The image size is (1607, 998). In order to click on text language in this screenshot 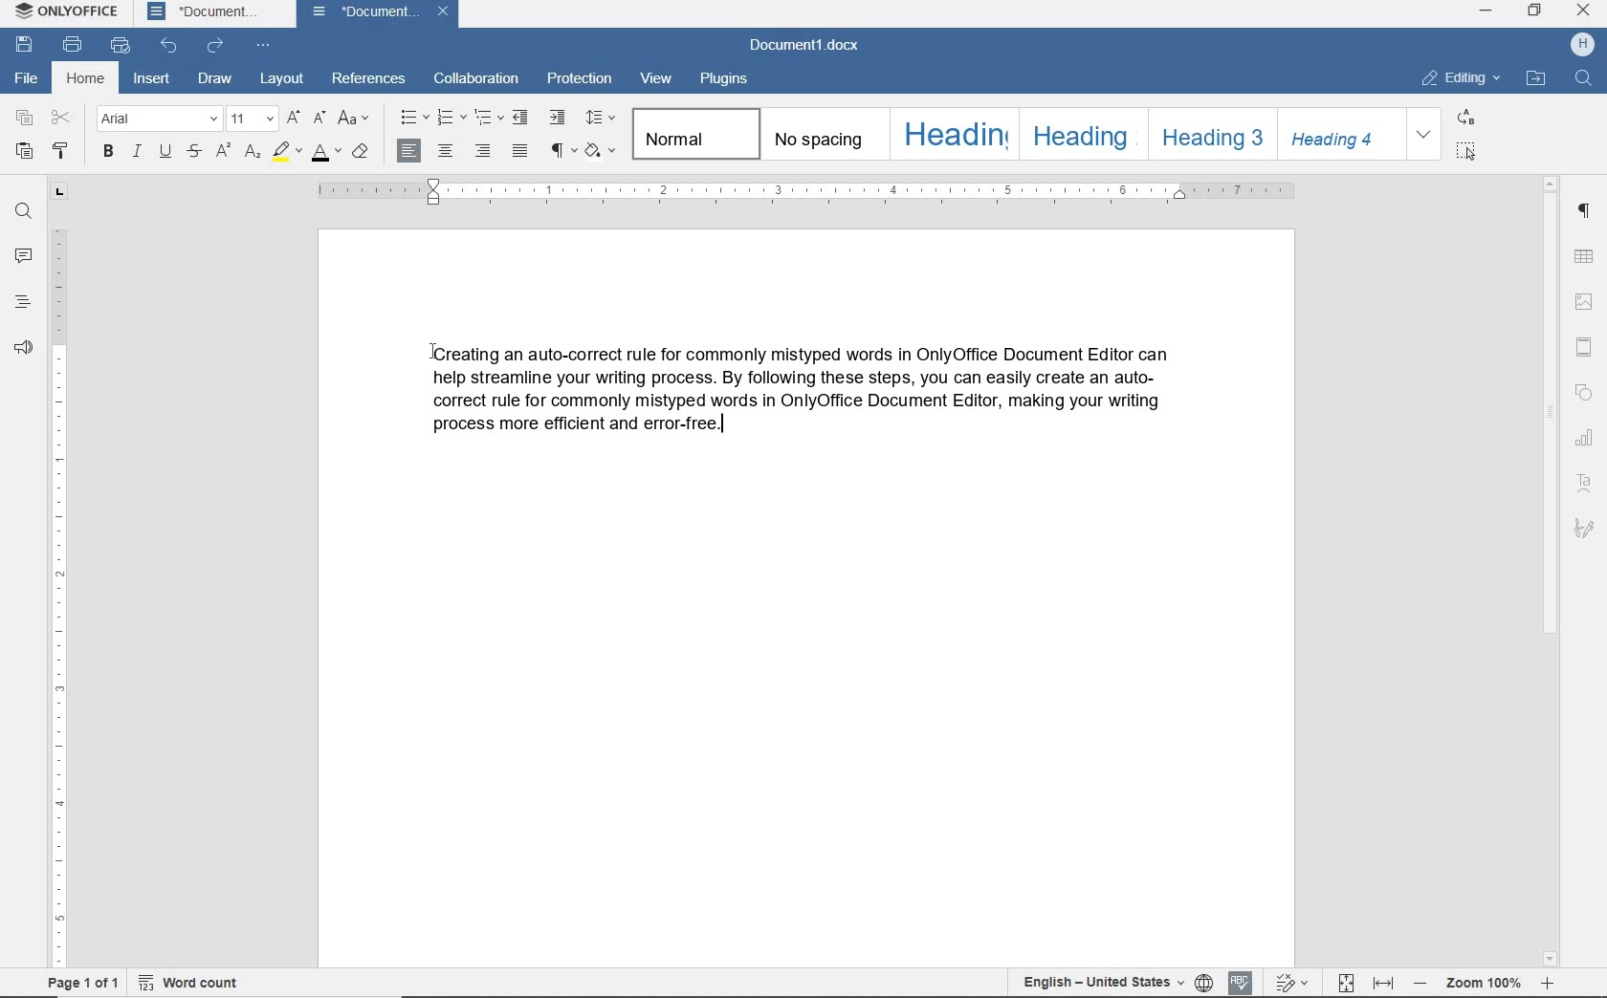, I will do `click(1102, 983)`.